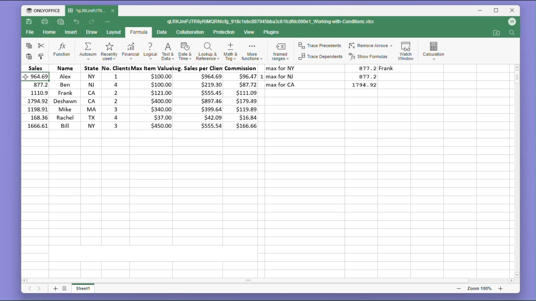  What do you see at coordinates (267, 211) in the screenshot?
I see `empty cells` at bounding box center [267, 211].